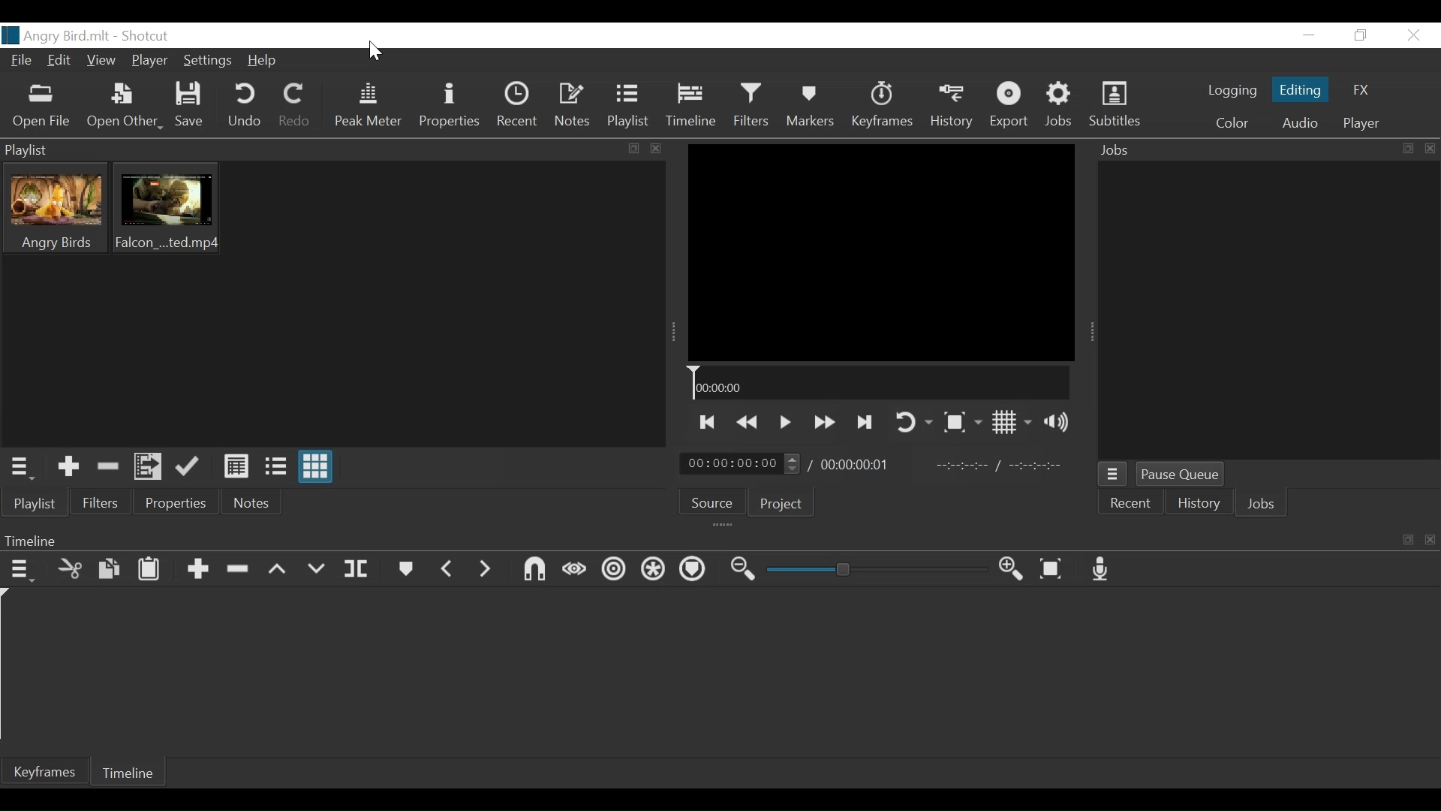  Describe the element at coordinates (1232, 123) in the screenshot. I see `Color` at that location.